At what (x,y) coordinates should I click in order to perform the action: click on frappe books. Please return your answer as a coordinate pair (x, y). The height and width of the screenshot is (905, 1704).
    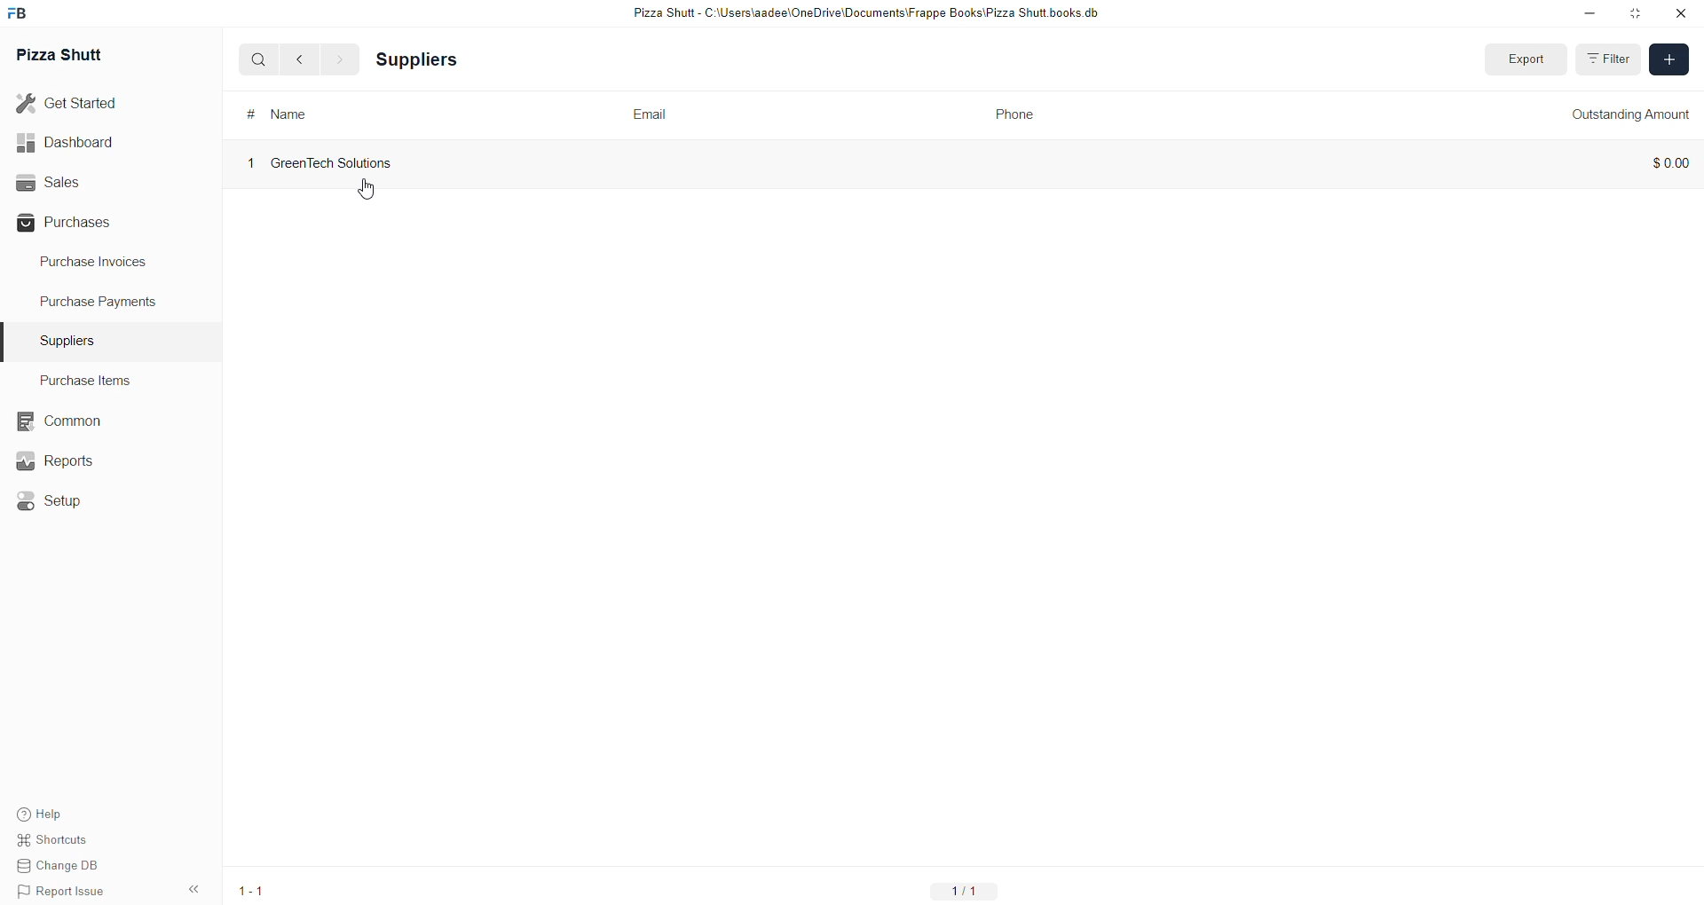
    Looking at the image, I should click on (23, 14).